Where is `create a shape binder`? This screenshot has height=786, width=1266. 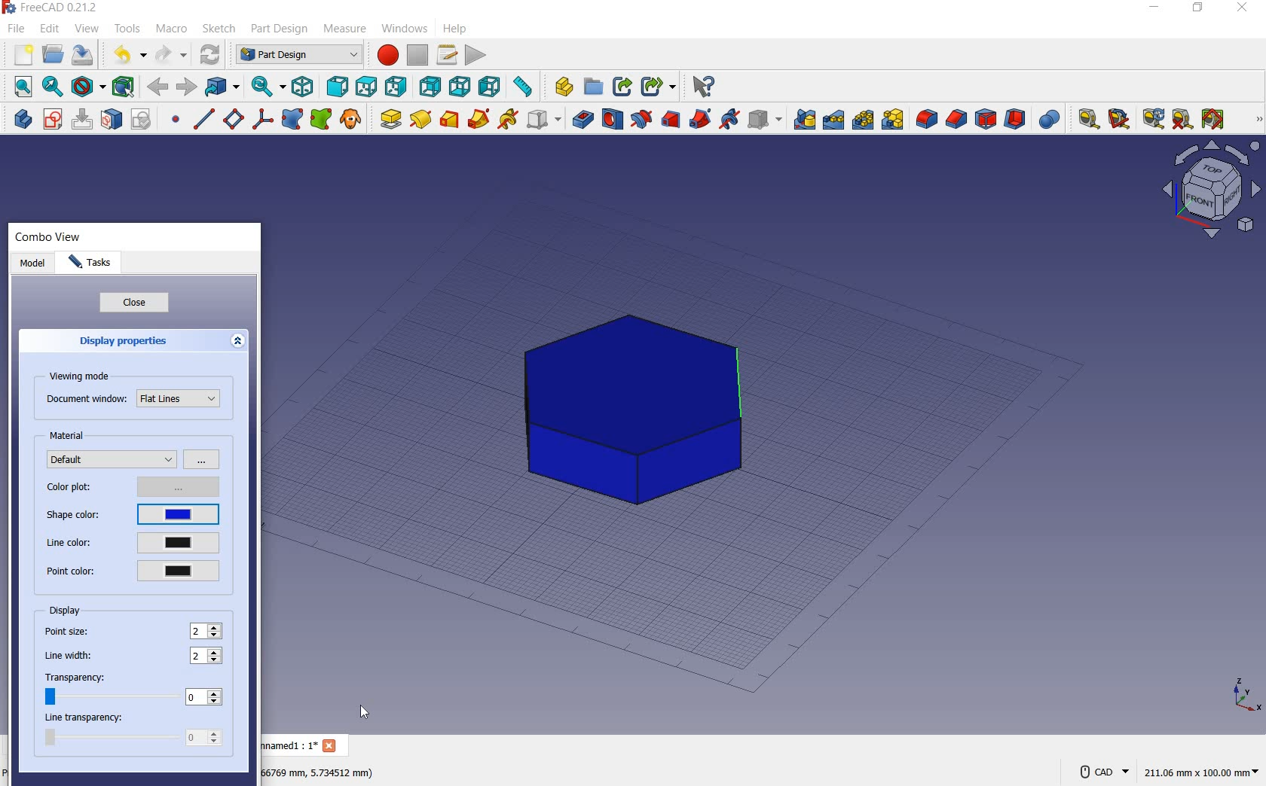
create a shape binder is located at coordinates (292, 120).